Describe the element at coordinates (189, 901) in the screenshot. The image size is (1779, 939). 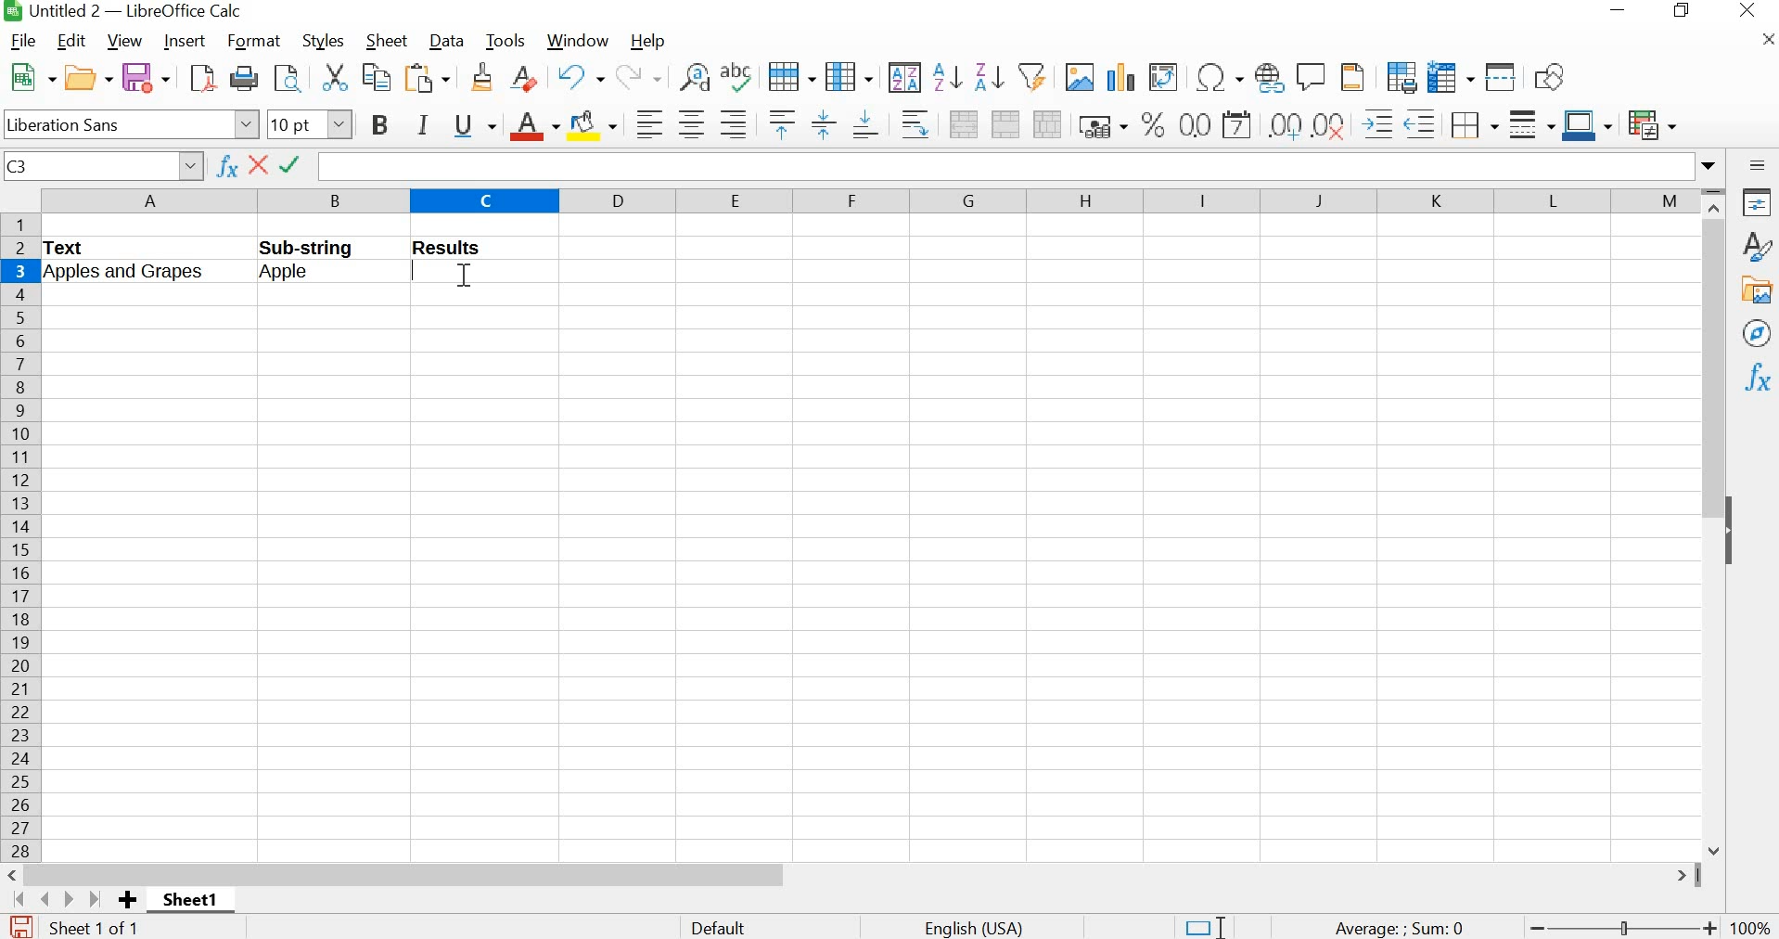
I see `sheet1` at that location.